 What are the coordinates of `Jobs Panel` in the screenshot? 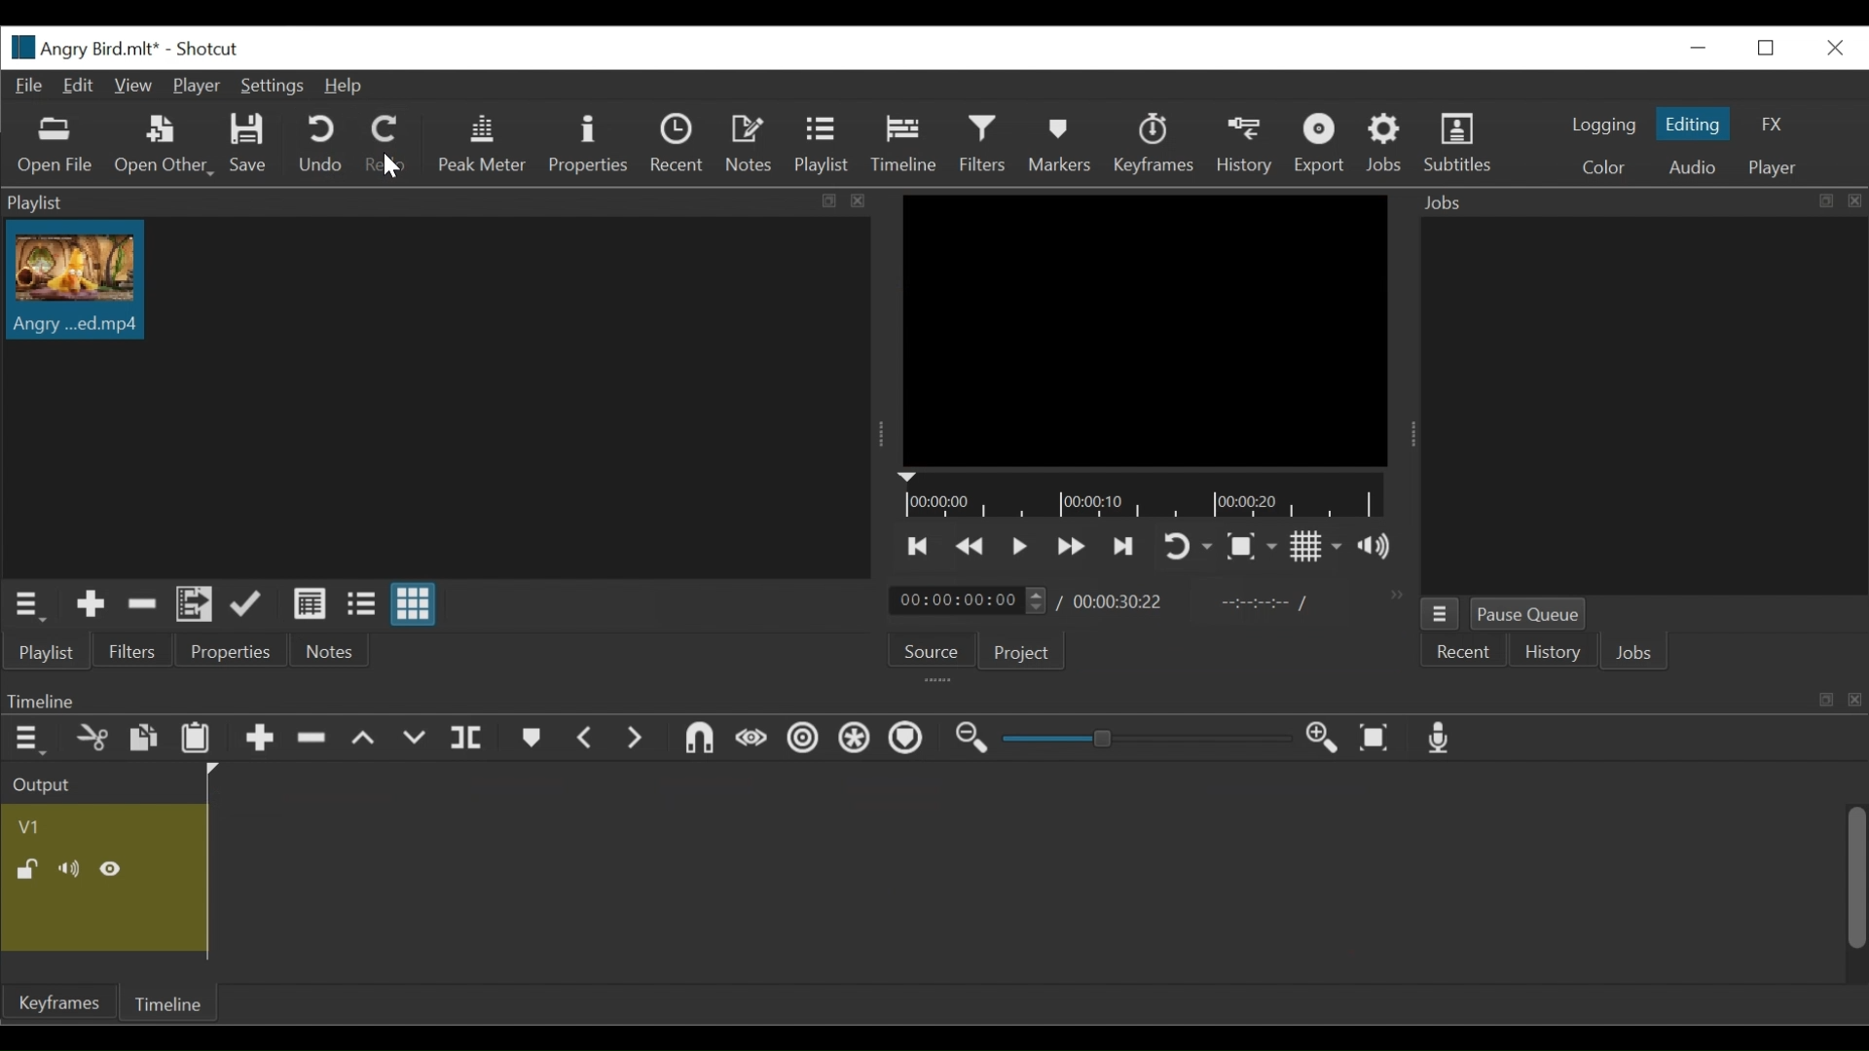 It's located at (1636, 202).